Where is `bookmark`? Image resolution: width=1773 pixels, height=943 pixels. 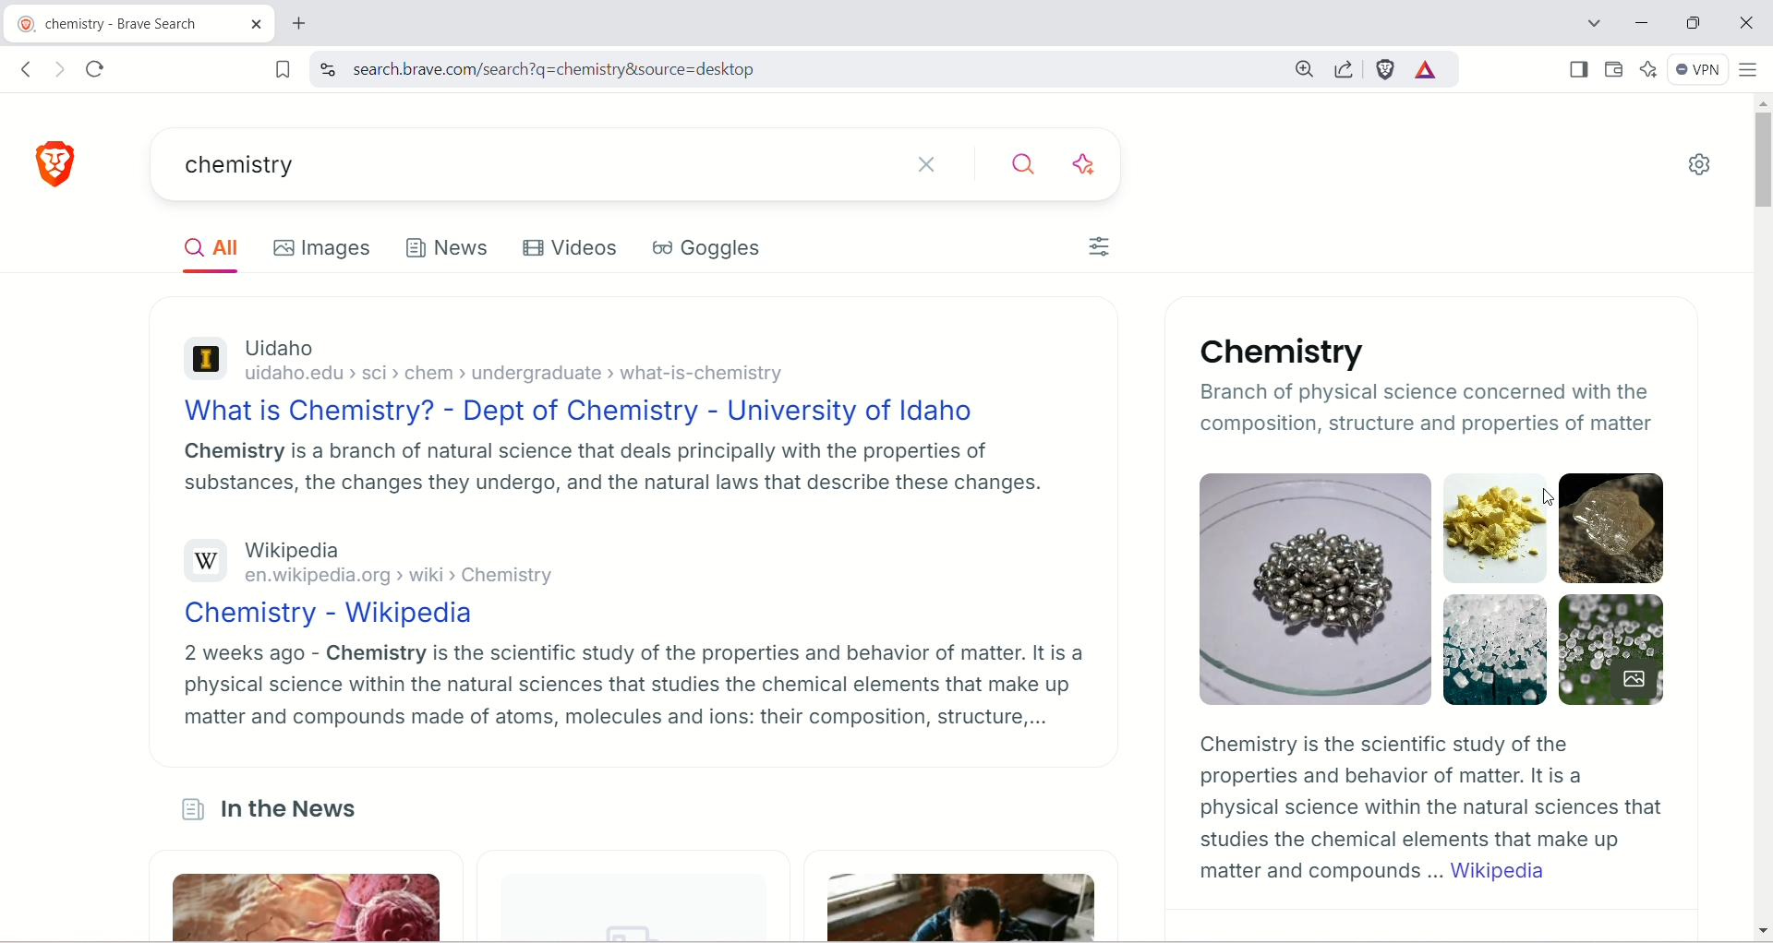
bookmark is located at coordinates (282, 67).